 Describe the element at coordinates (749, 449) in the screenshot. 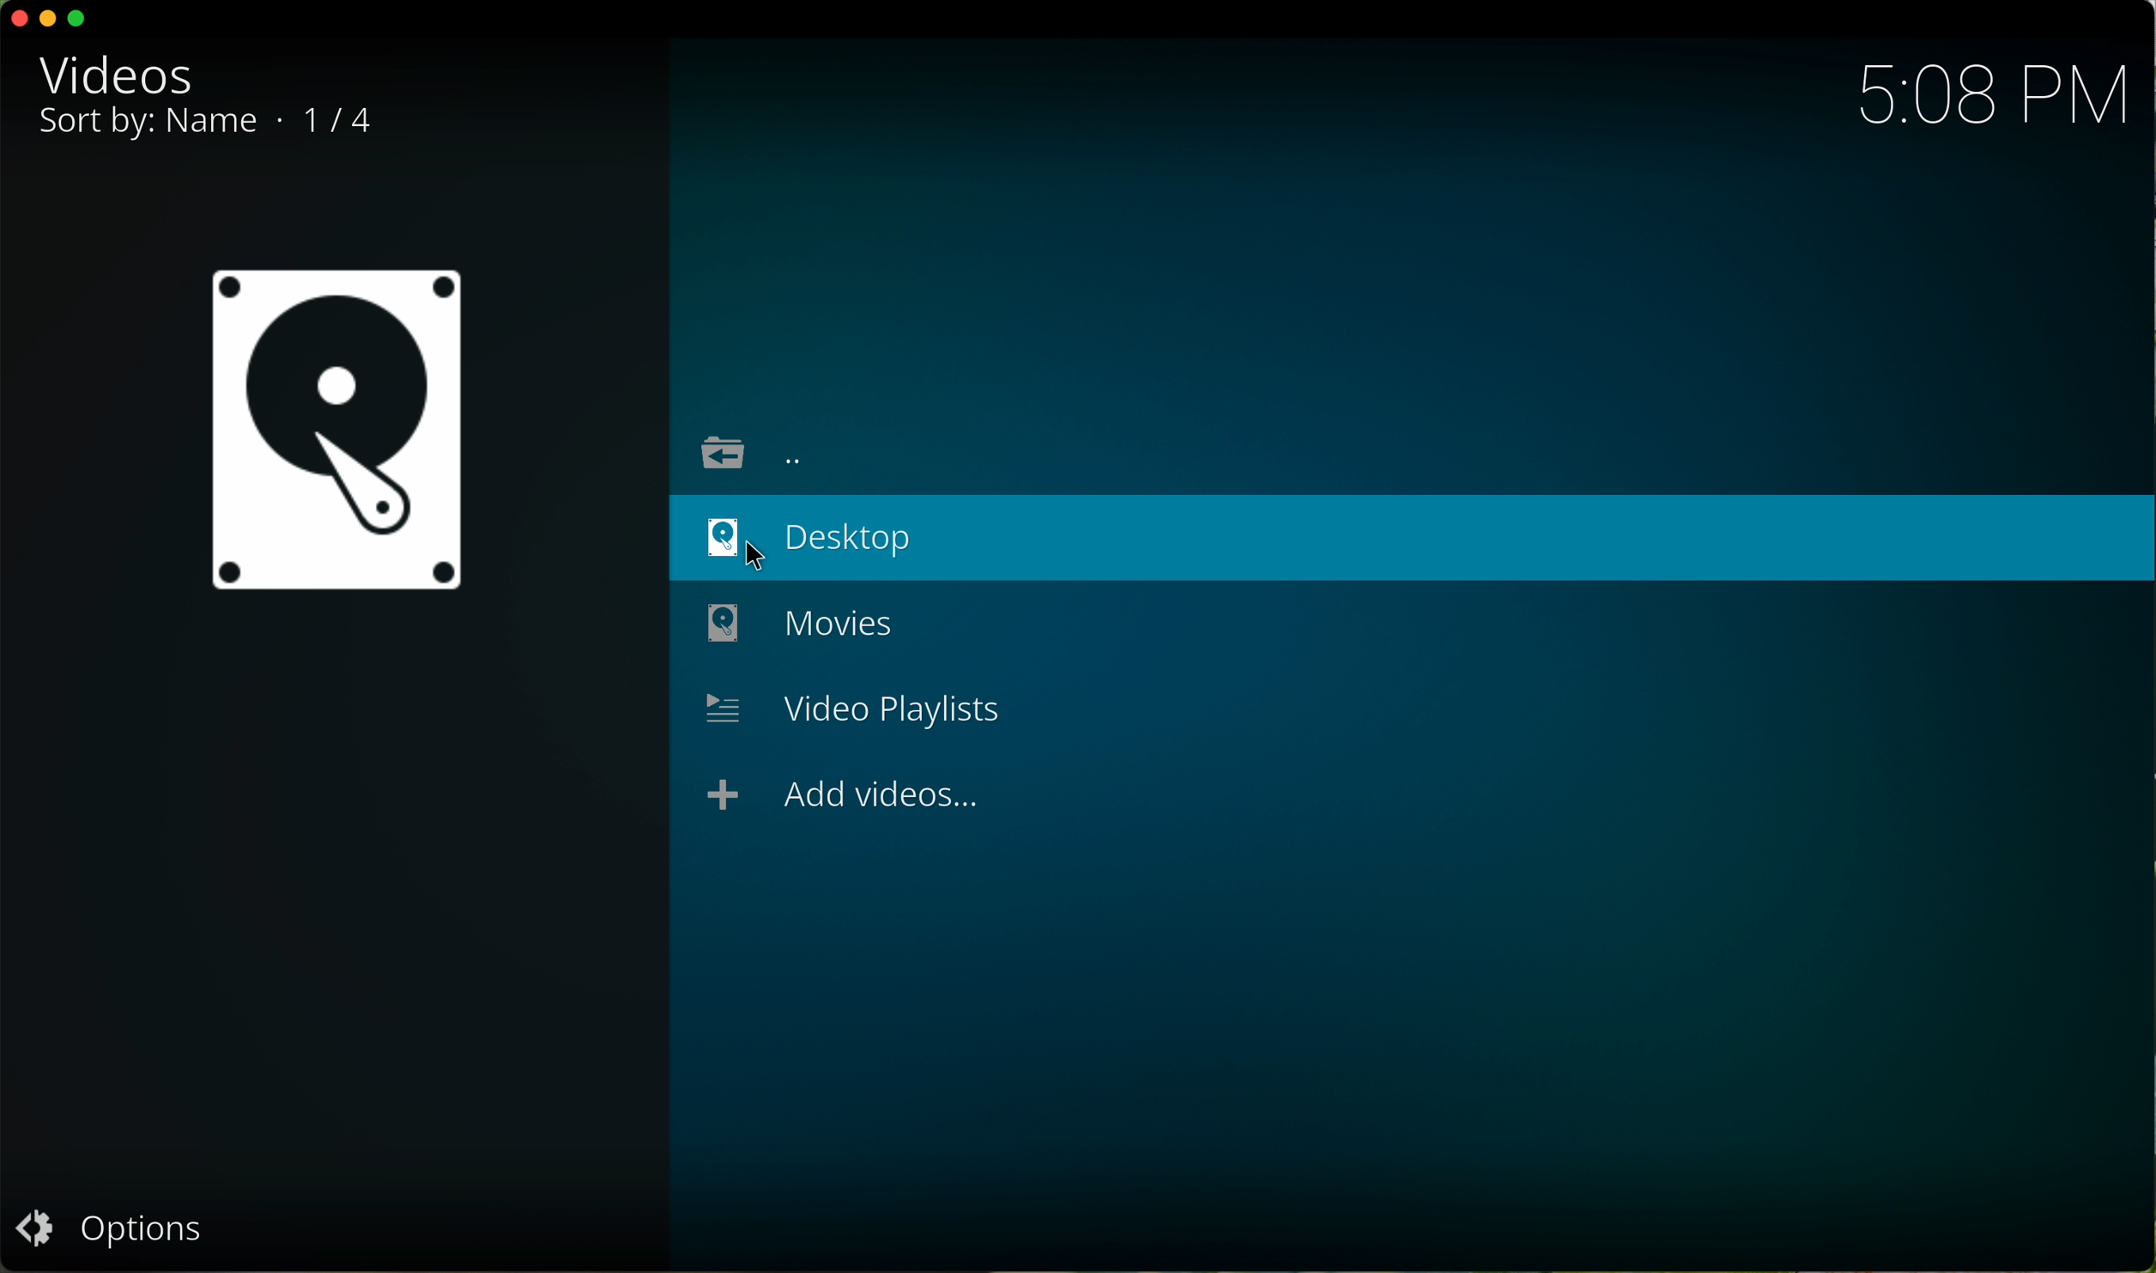

I see `location back` at that location.